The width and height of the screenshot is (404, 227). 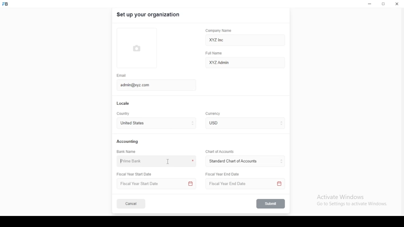 I want to click on minimize, so click(x=370, y=4).